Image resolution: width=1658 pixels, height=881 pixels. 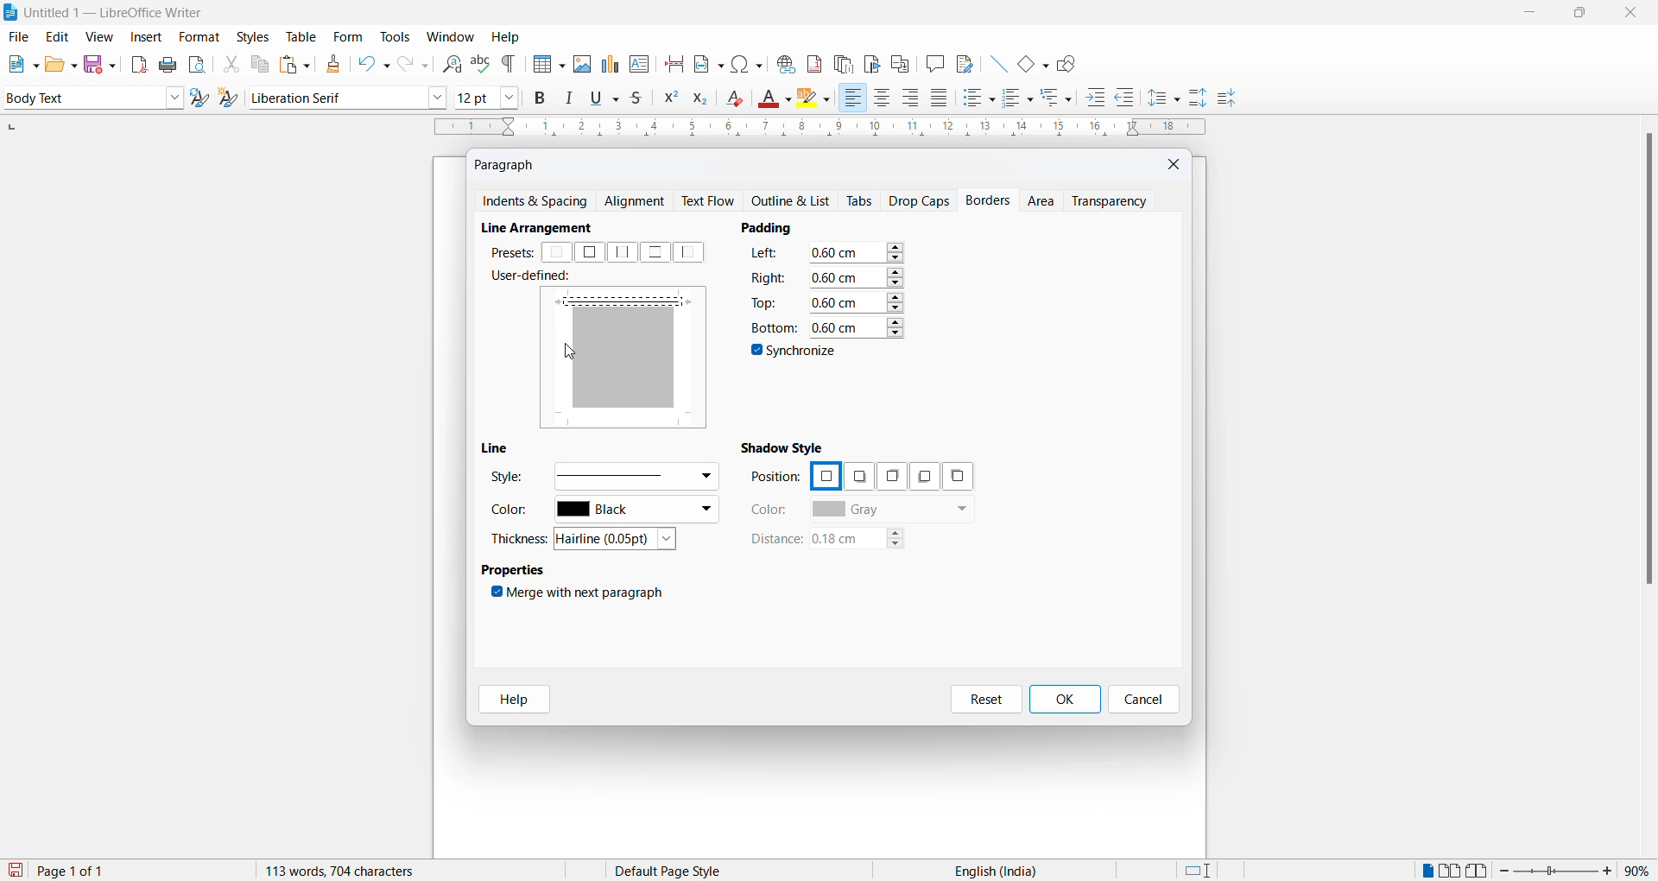 I want to click on font name options, so click(x=438, y=97).